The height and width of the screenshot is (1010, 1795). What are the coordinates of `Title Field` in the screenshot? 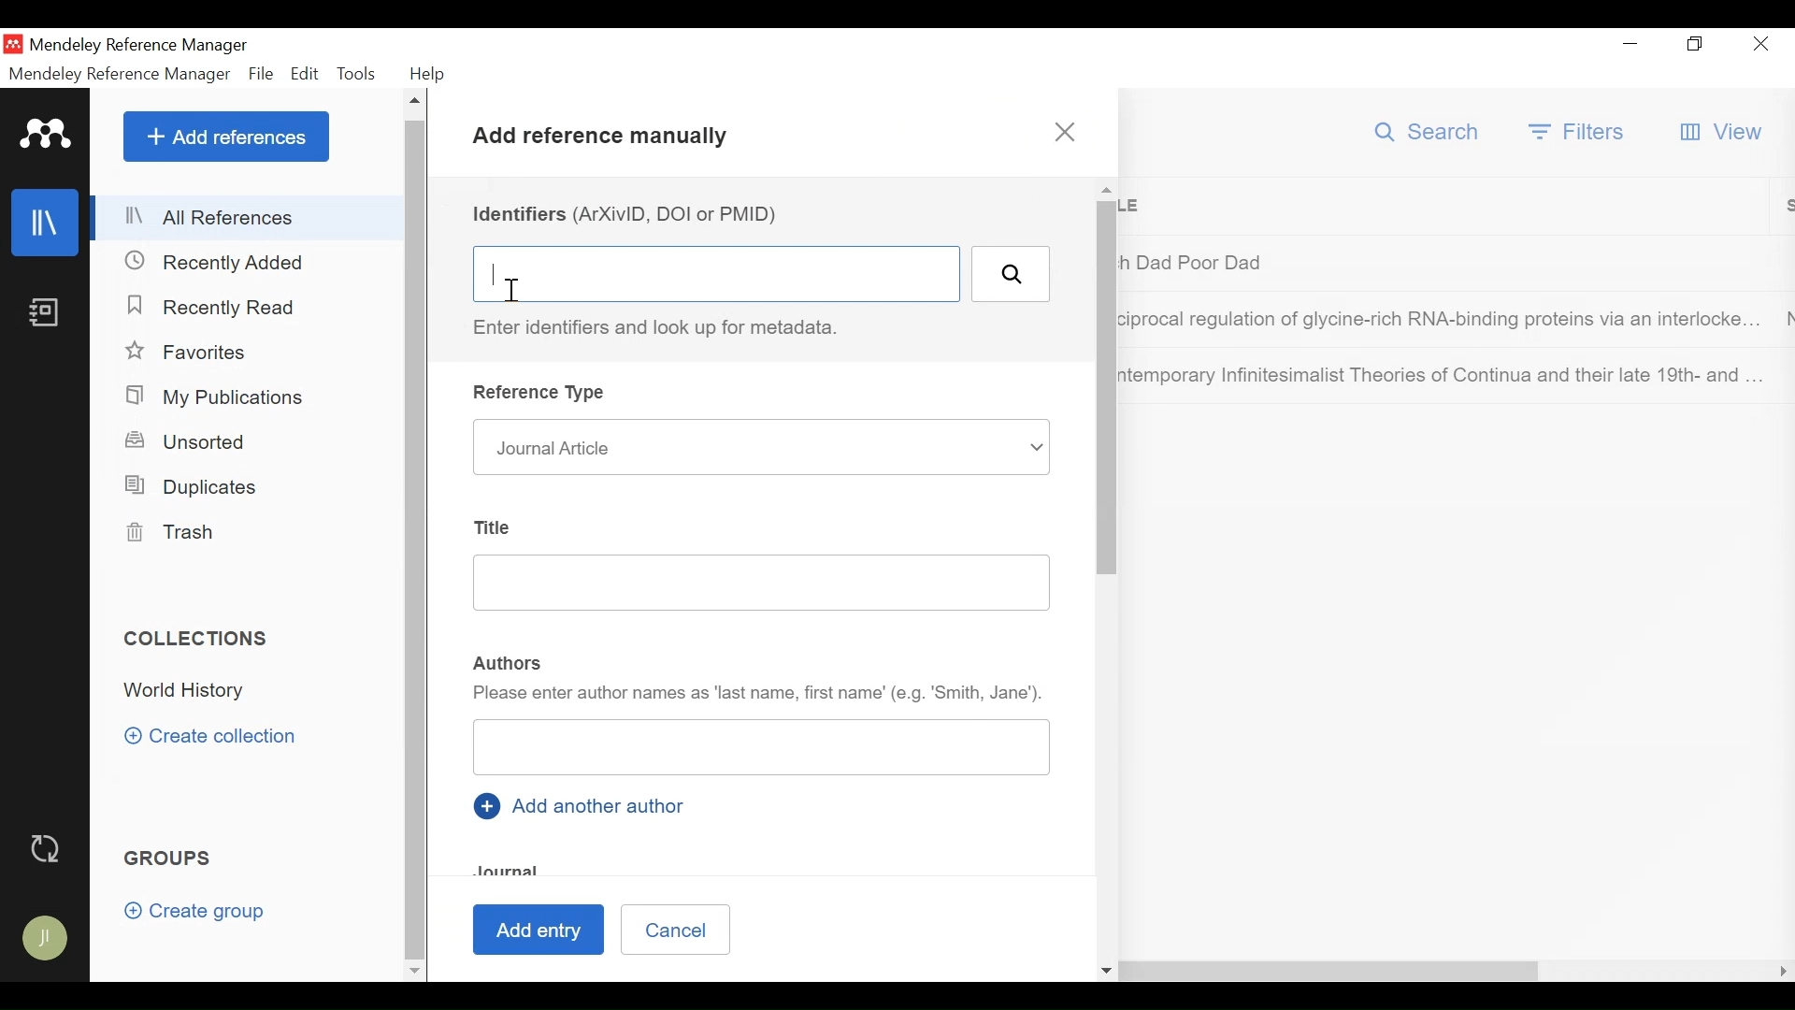 It's located at (762, 583).